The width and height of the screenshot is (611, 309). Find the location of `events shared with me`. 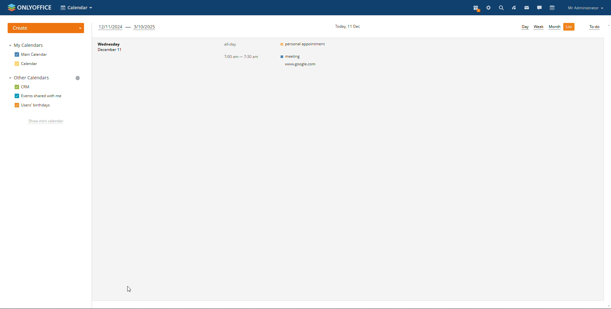

events shared with me is located at coordinates (39, 96).